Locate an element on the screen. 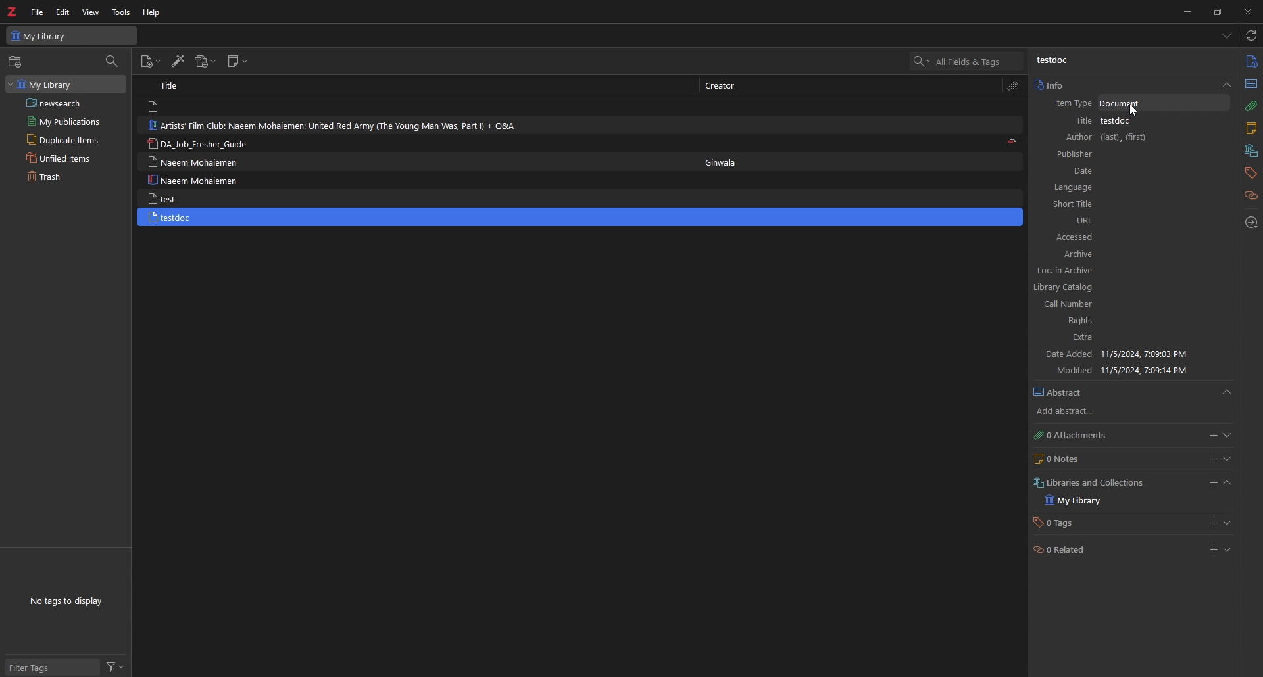  show is located at coordinates (1227, 459).